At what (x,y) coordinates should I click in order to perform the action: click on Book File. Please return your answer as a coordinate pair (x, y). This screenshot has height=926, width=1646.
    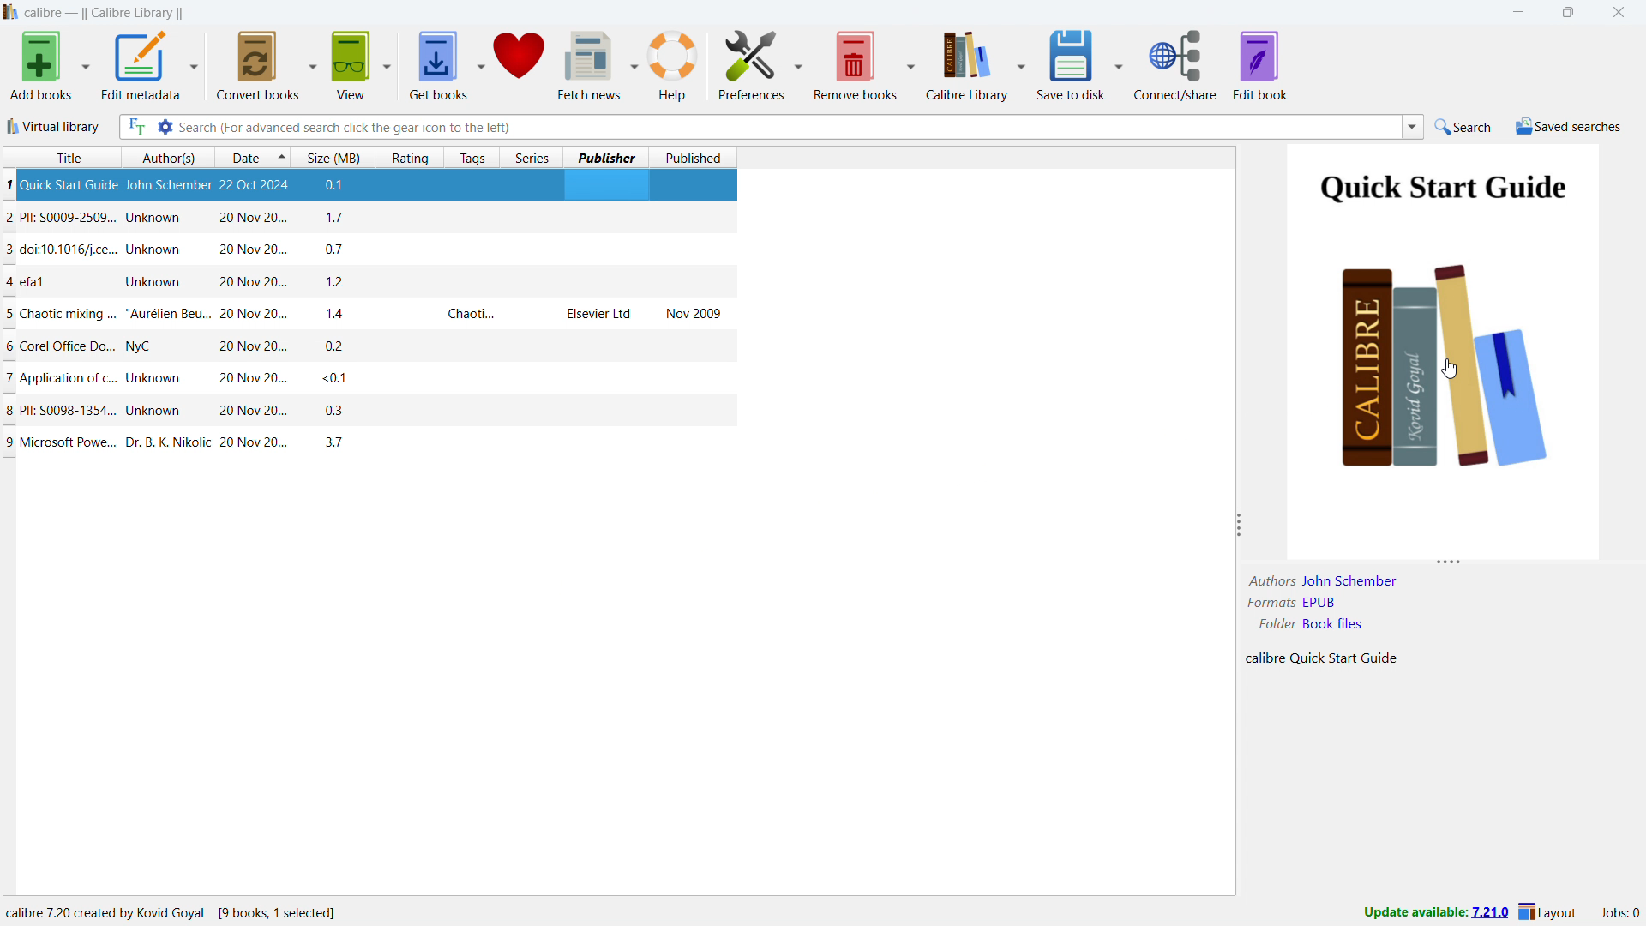
    Looking at the image, I should click on (1334, 623).